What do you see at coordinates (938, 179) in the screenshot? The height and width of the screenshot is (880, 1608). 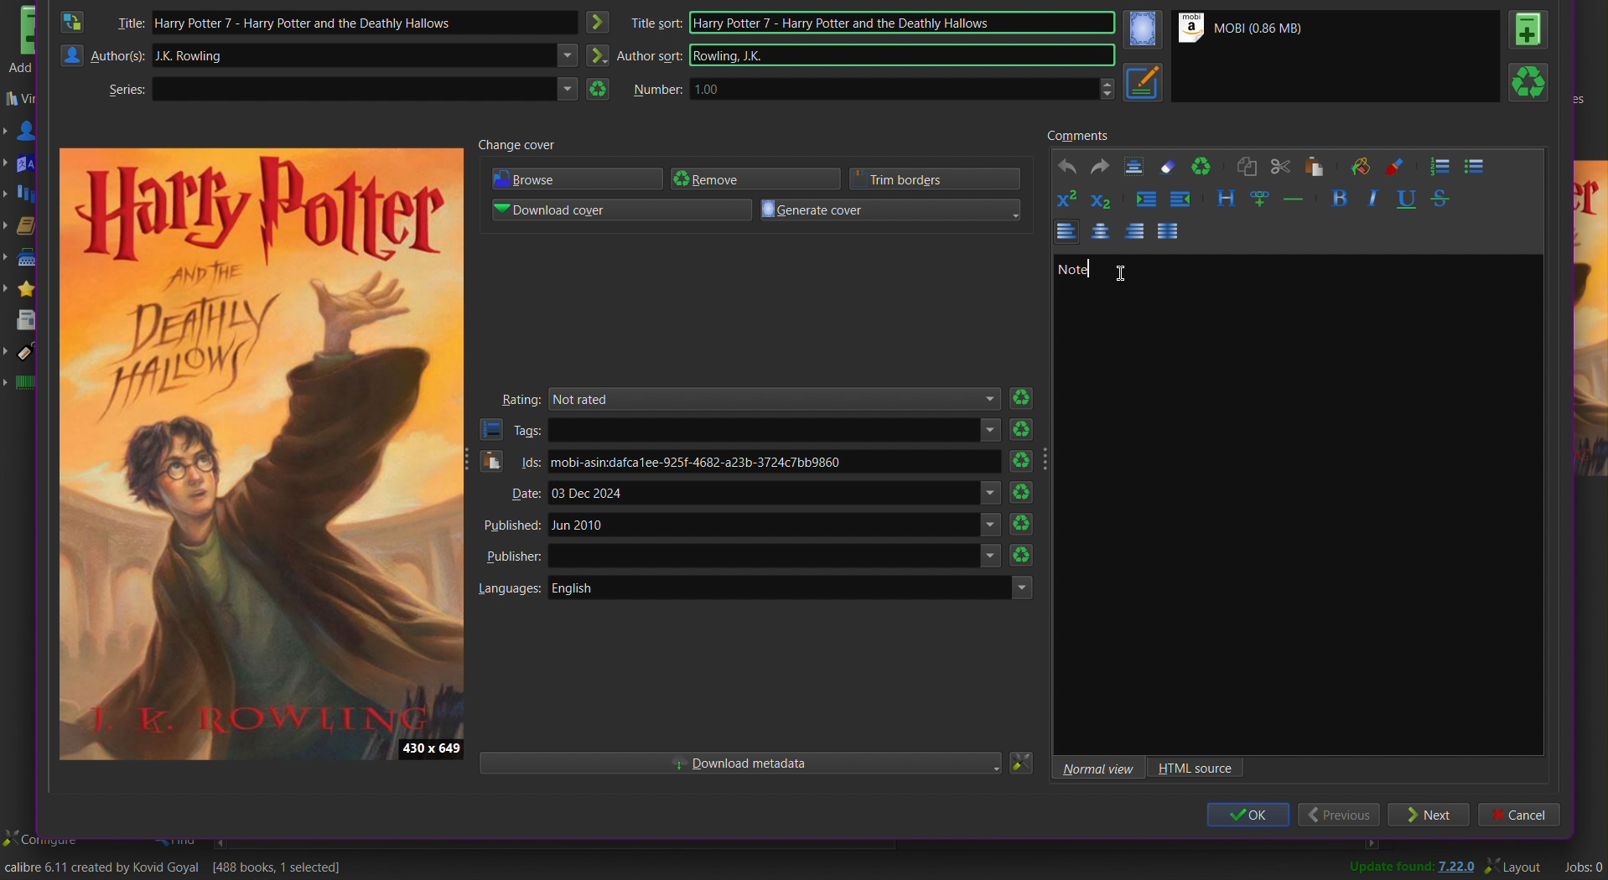 I see `Trim borders` at bounding box center [938, 179].